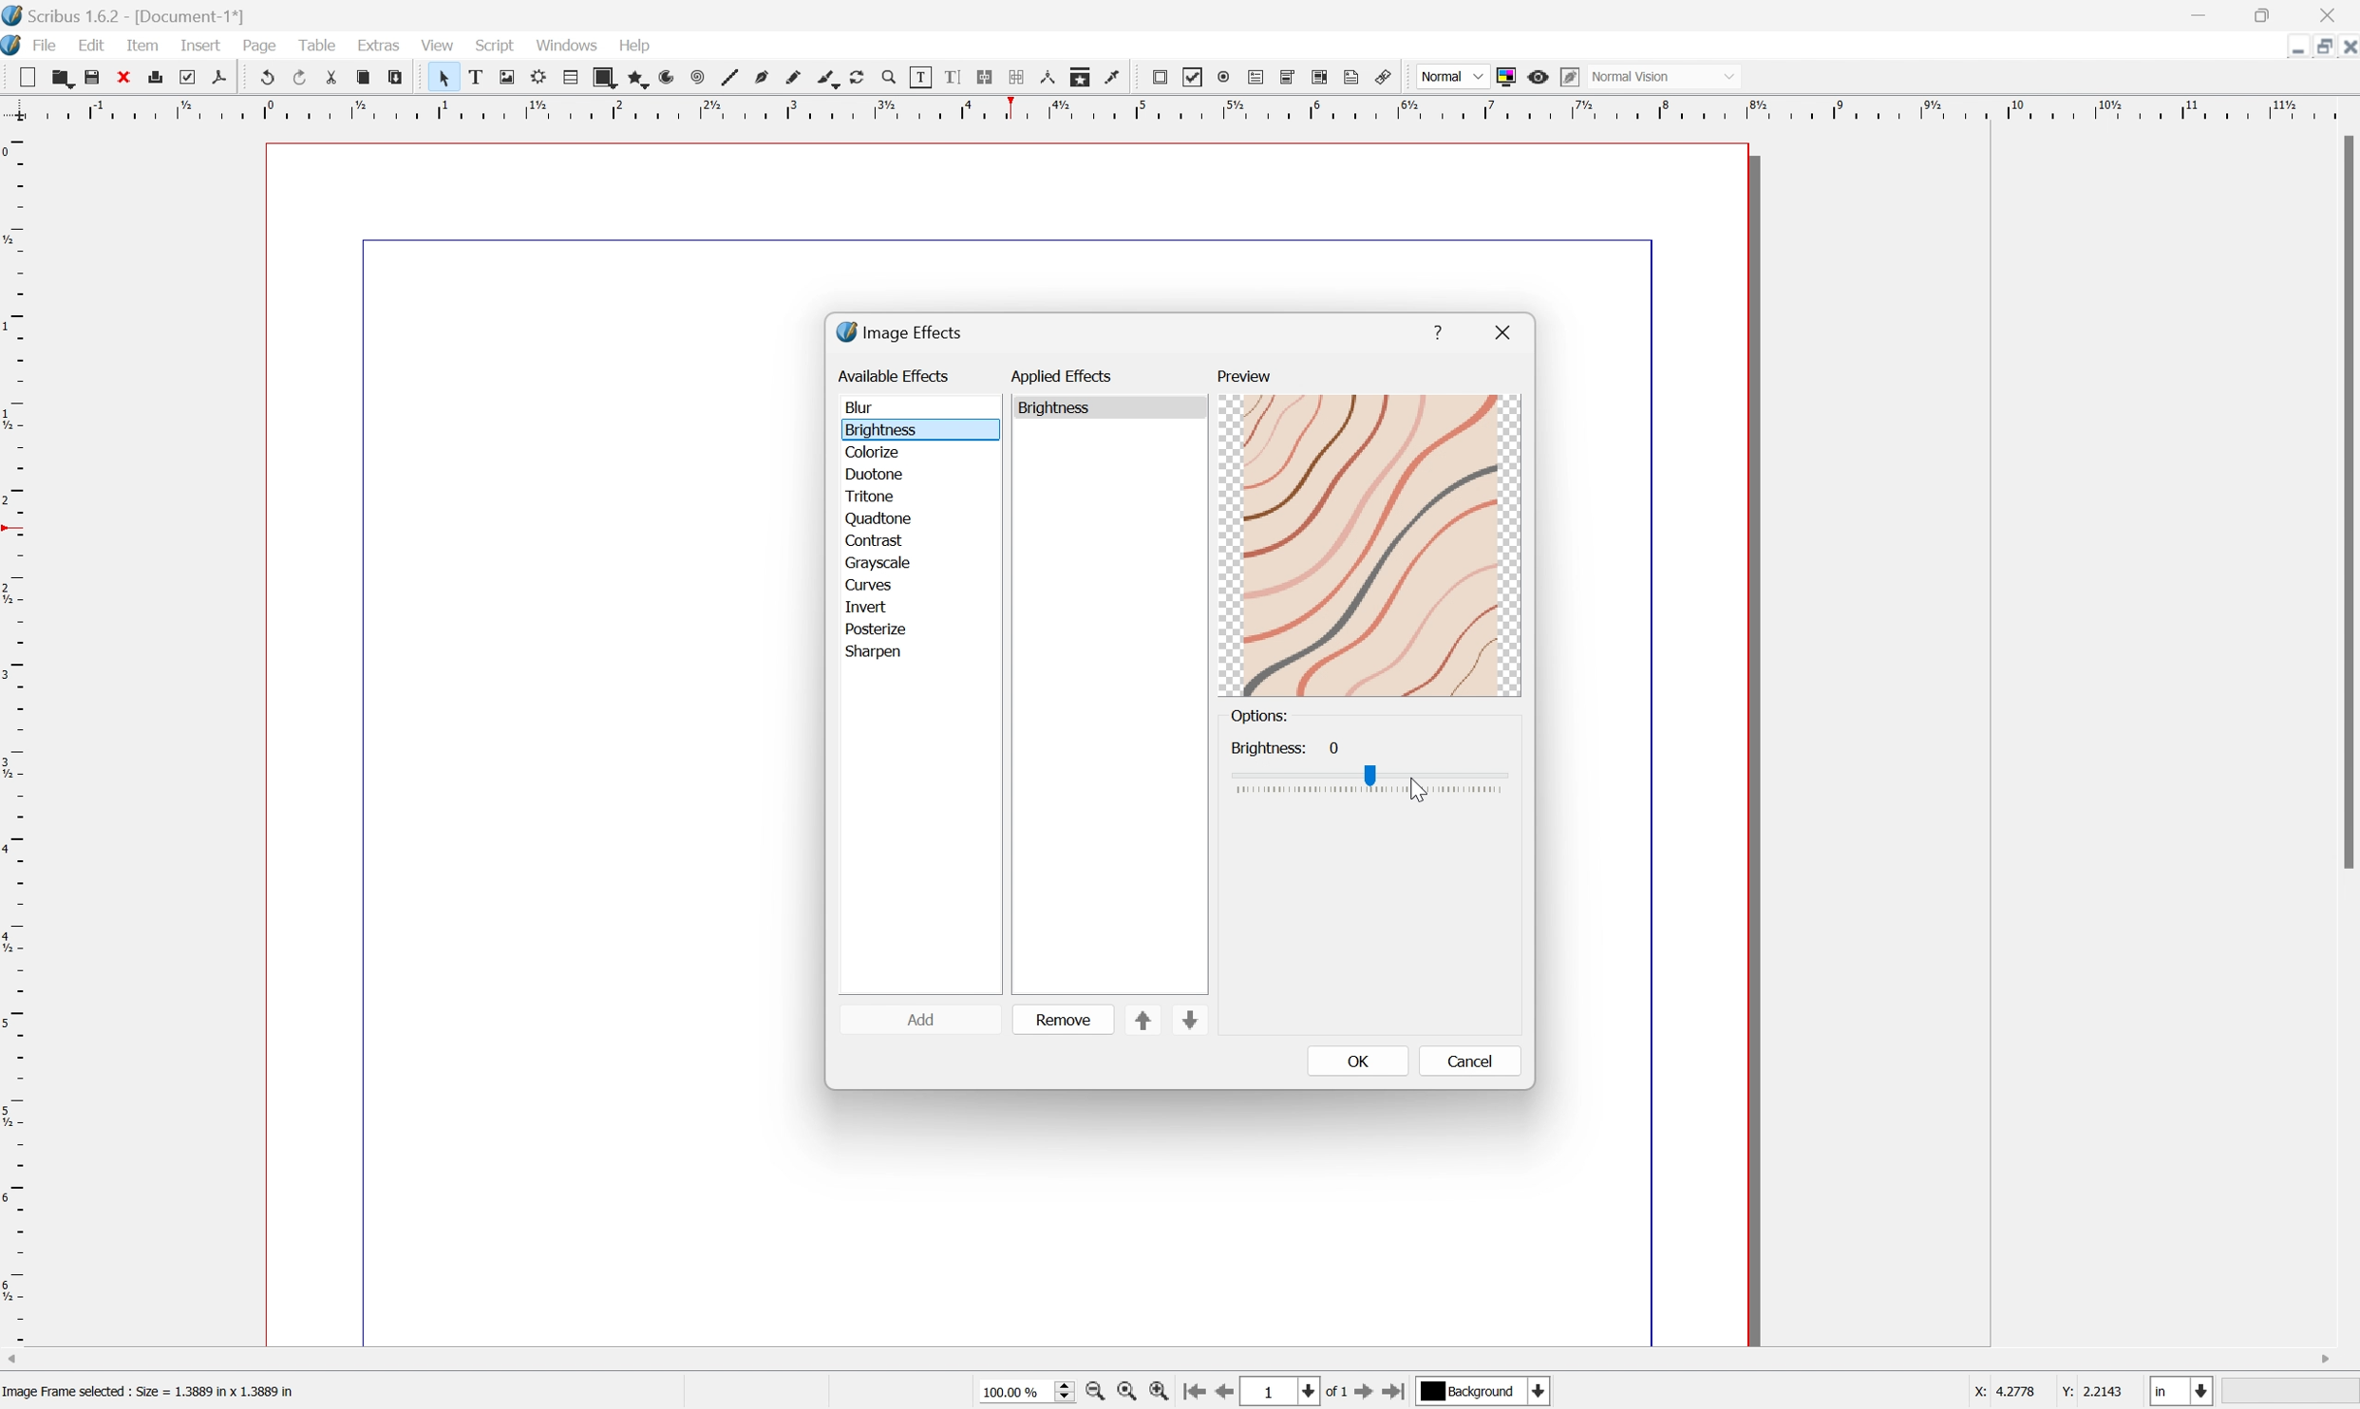 Image resolution: width=2360 pixels, height=1409 pixels. Describe the element at coordinates (200, 46) in the screenshot. I see `Insert` at that location.